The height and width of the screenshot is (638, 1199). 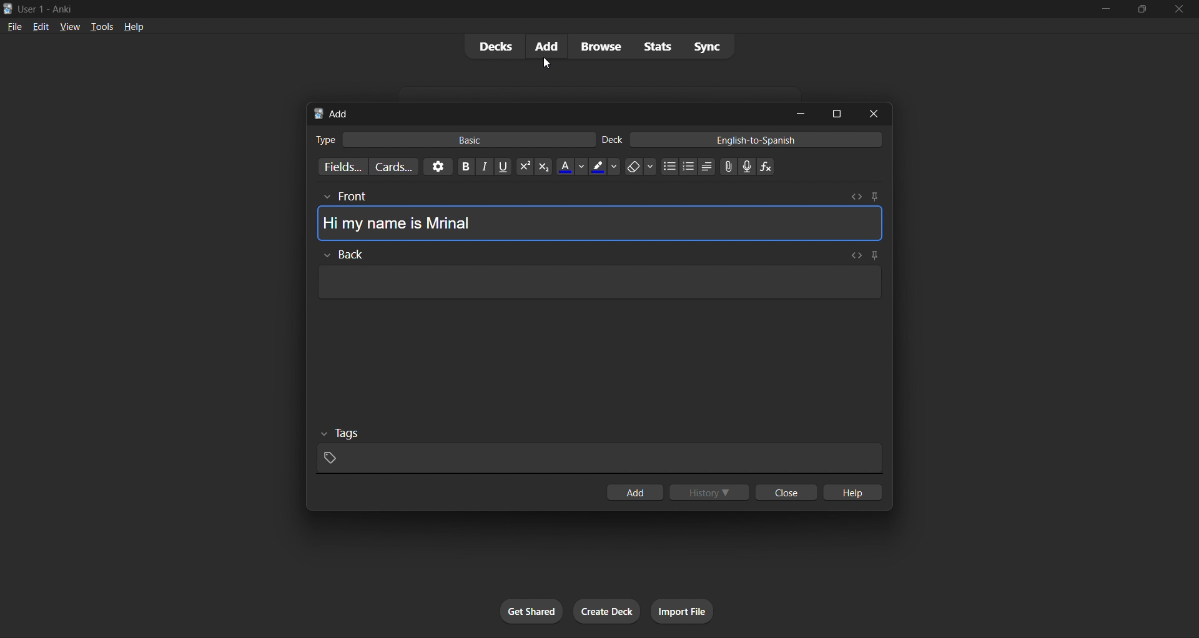 I want to click on minimize, so click(x=799, y=113).